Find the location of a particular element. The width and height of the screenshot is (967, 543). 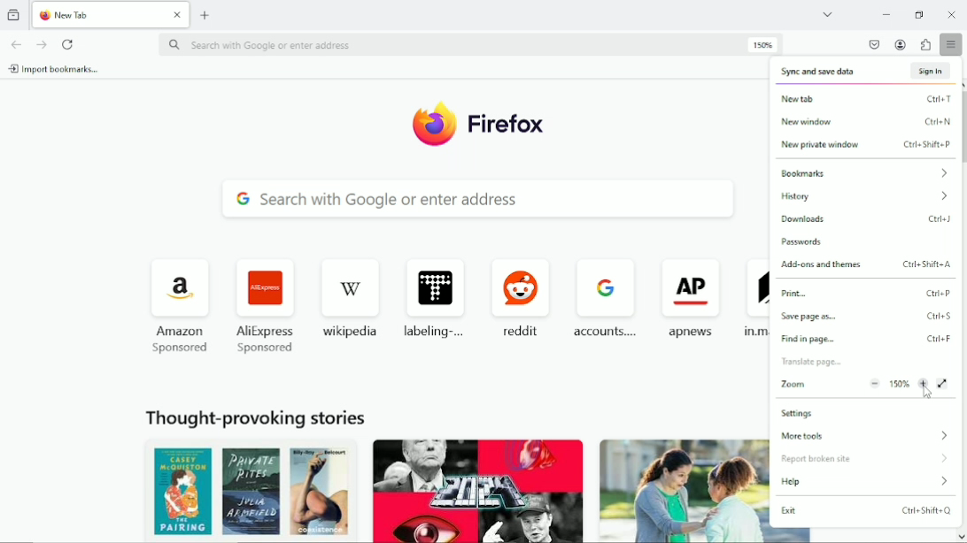

Add-ons and themes is located at coordinates (865, 264).